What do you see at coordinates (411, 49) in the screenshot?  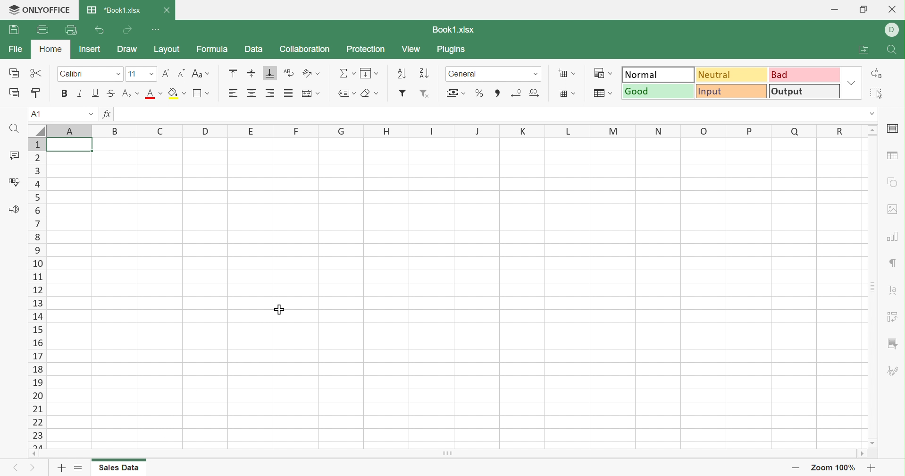 I see `View` at bounding box center [411, 49].